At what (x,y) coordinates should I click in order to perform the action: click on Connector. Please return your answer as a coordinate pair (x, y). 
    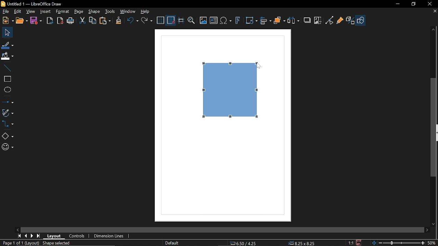
    Looking at the image, I should click on (9, 125).